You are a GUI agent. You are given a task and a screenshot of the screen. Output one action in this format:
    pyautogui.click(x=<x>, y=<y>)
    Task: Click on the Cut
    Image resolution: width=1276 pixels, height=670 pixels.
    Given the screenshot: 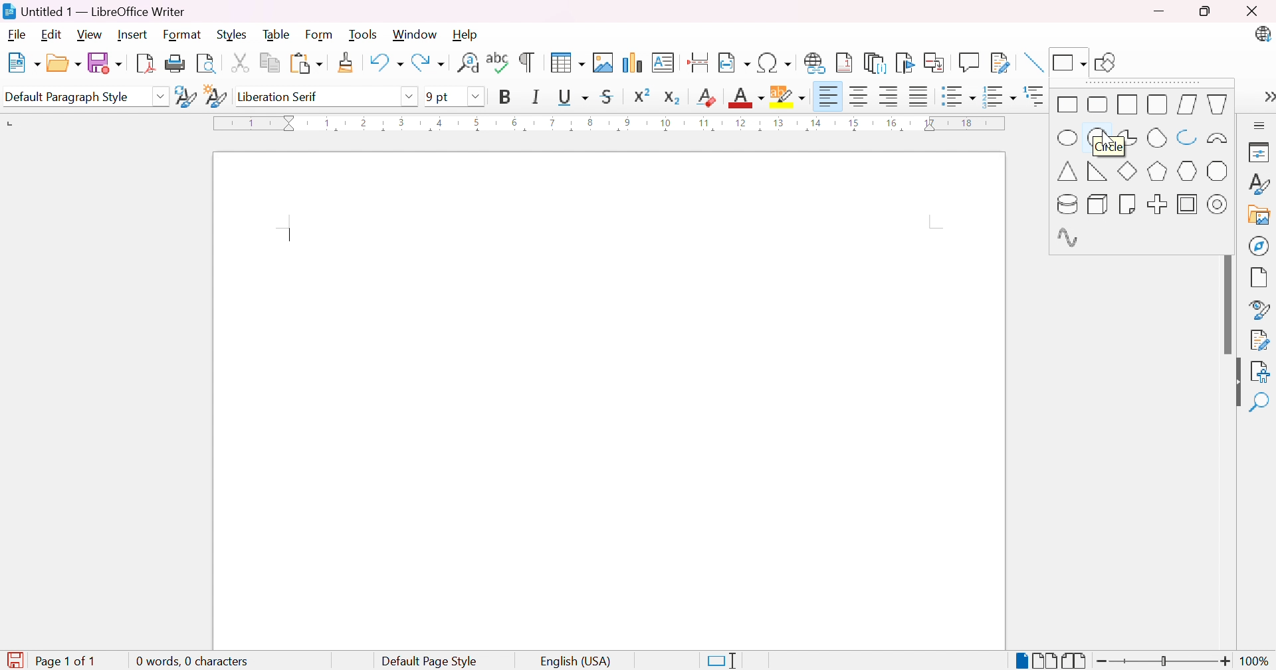 What is the action you would take?
    pyautogui.click(x=240, y=63)
    